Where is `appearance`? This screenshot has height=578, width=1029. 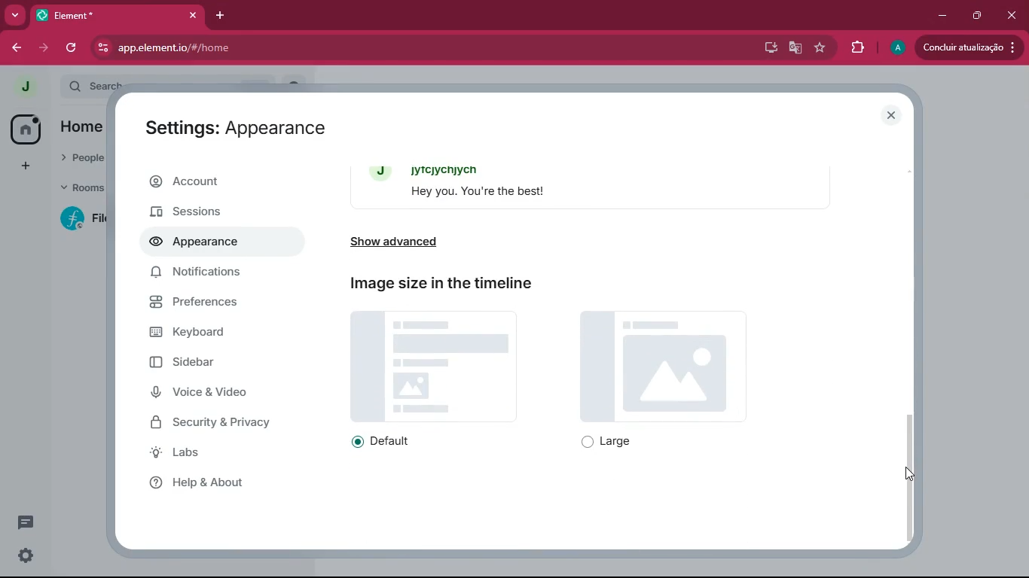
appearance is located at coordinates (200, 244).